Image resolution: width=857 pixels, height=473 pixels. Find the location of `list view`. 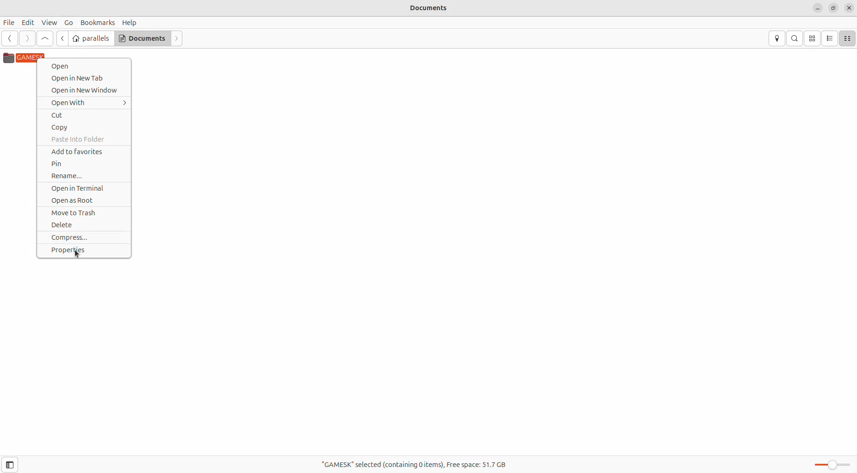

list view is located at coordinates (829, 38).